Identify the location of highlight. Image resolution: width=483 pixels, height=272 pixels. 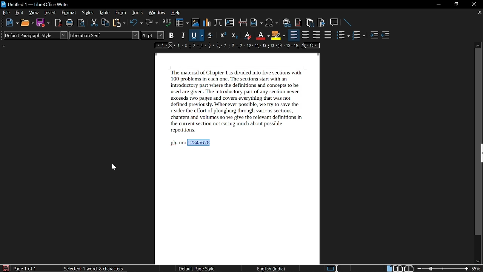
(278, 36).